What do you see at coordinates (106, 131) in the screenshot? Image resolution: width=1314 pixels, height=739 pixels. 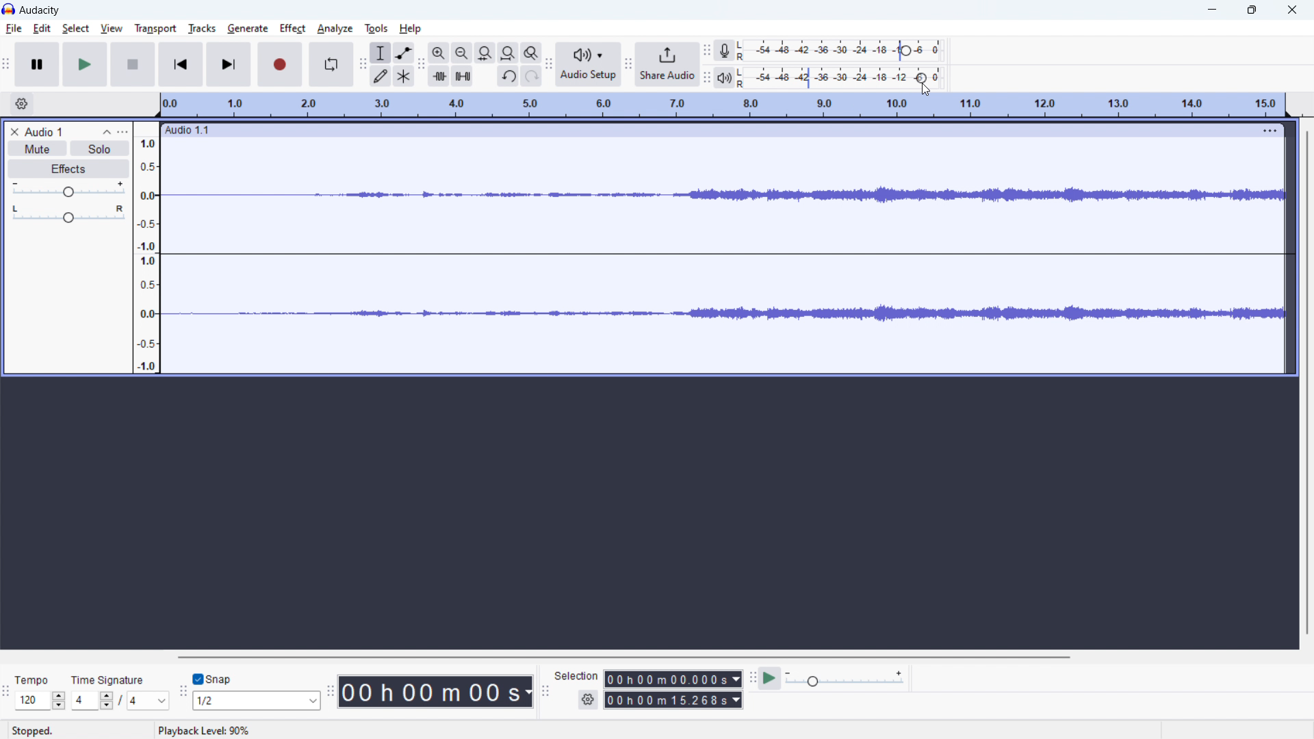 I see `collapse` at bounding box center [106, 131].